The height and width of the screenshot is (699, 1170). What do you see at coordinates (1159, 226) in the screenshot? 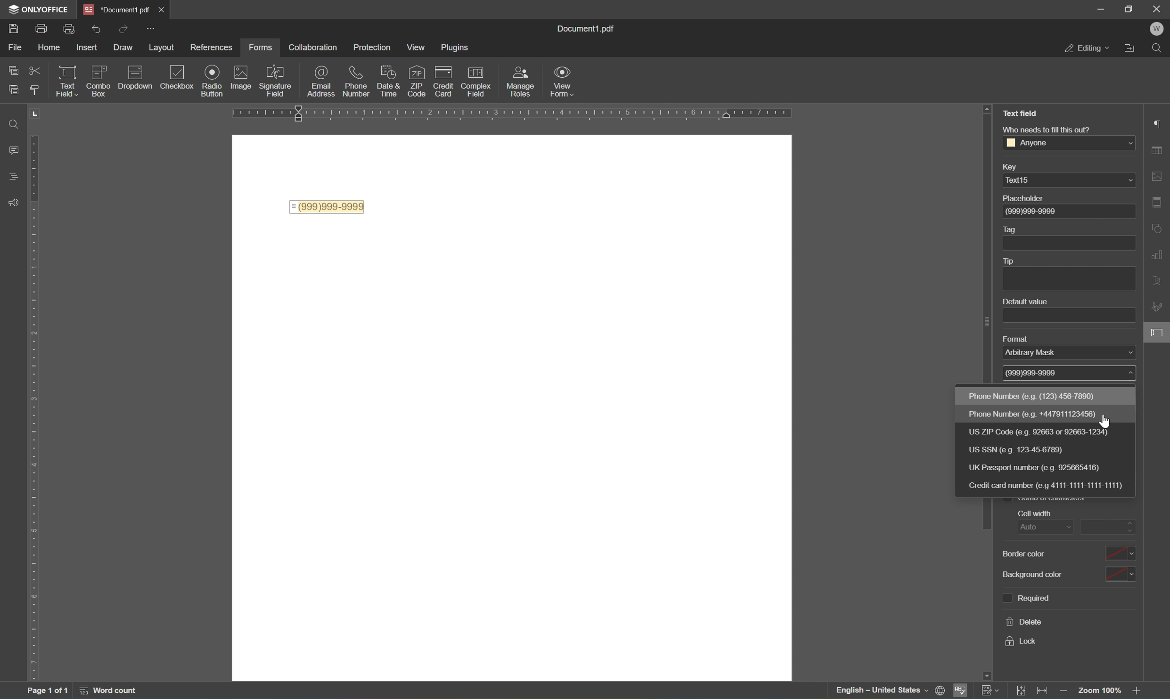
I see `shape settings` at bounding box center [1159, 226].